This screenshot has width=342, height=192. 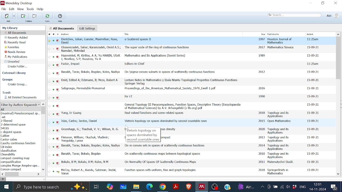 I want to click on favourite, so click(x=49, y=49).